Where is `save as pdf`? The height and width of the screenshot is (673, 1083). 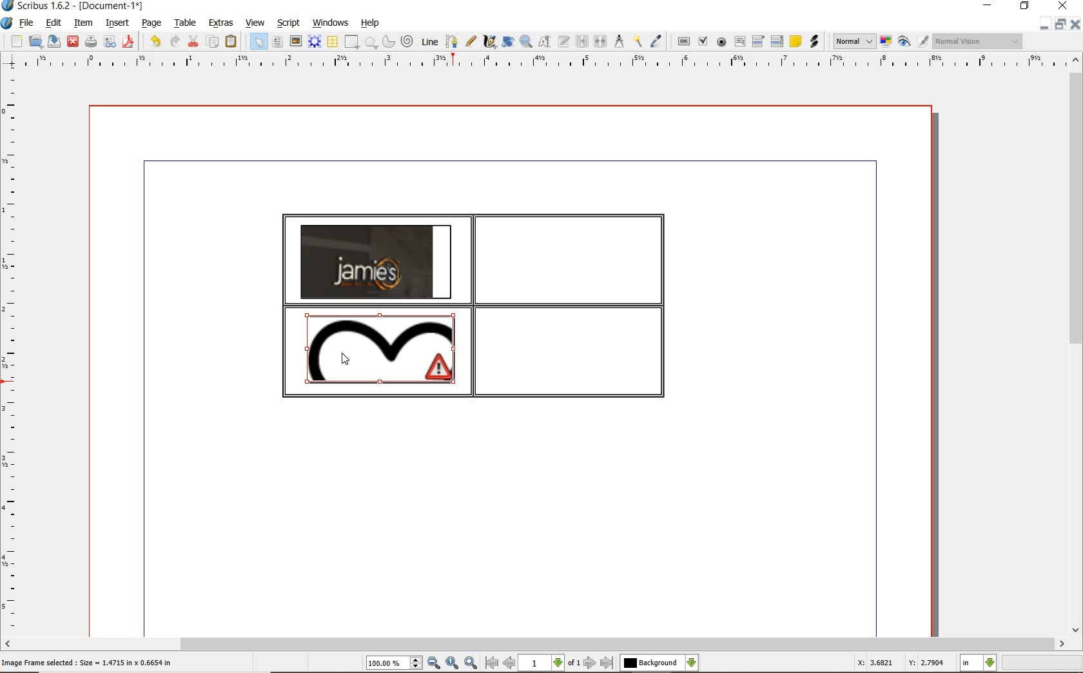 save as pdf is located at coordinates (128, 41).